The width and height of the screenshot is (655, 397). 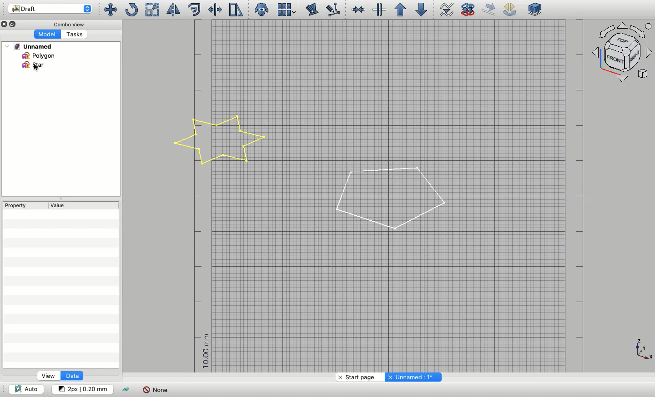 What do you see at coordinates (644, 350) in the screenshot?
I see `Axis` at bounding box center [644, 350].